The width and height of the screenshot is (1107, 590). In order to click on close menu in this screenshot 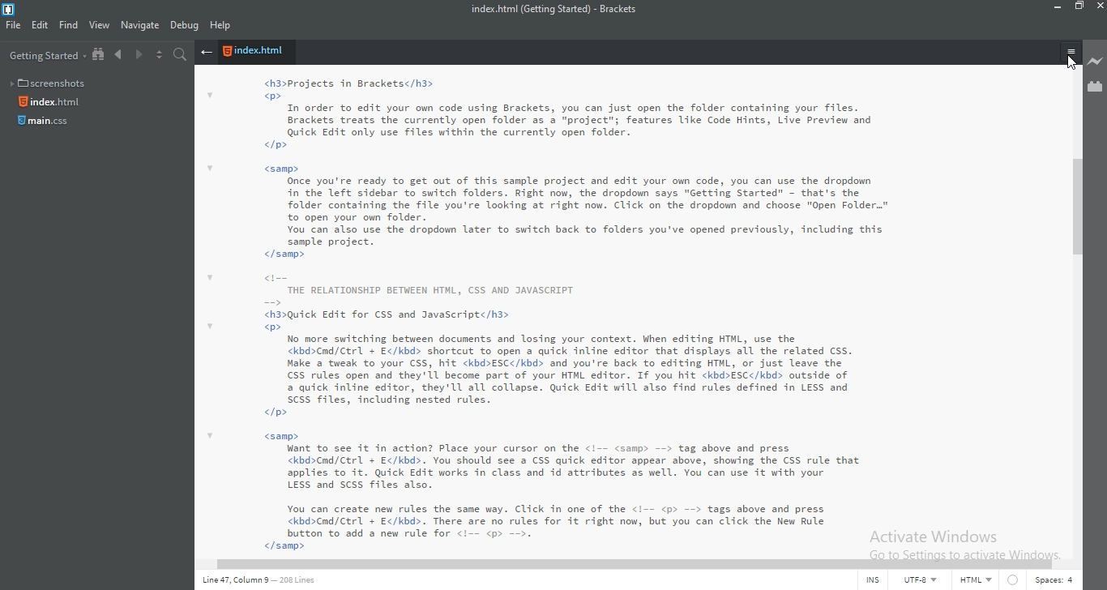, I will do `click(206, 53)`.